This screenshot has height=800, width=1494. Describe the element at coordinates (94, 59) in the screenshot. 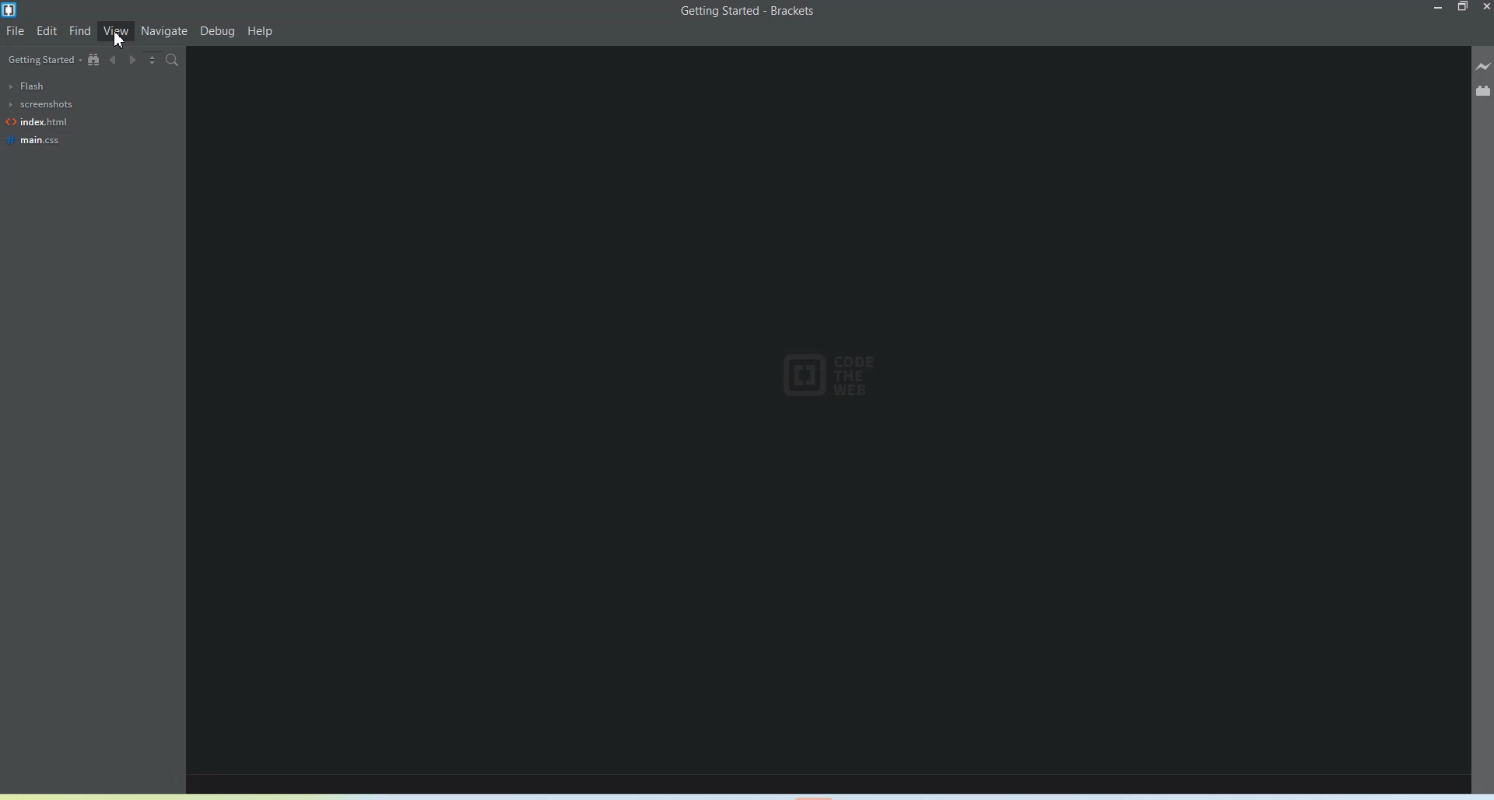

I see `View in file tree` at that location.